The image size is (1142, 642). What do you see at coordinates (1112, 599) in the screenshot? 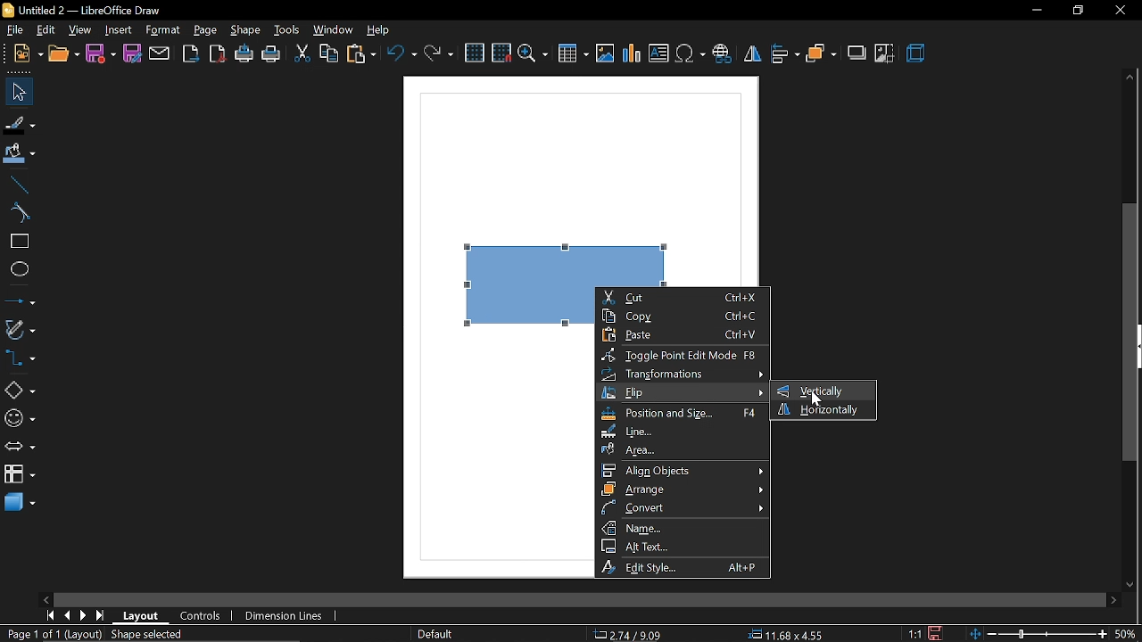
I see `move right` at bounding box center [1112, 599].